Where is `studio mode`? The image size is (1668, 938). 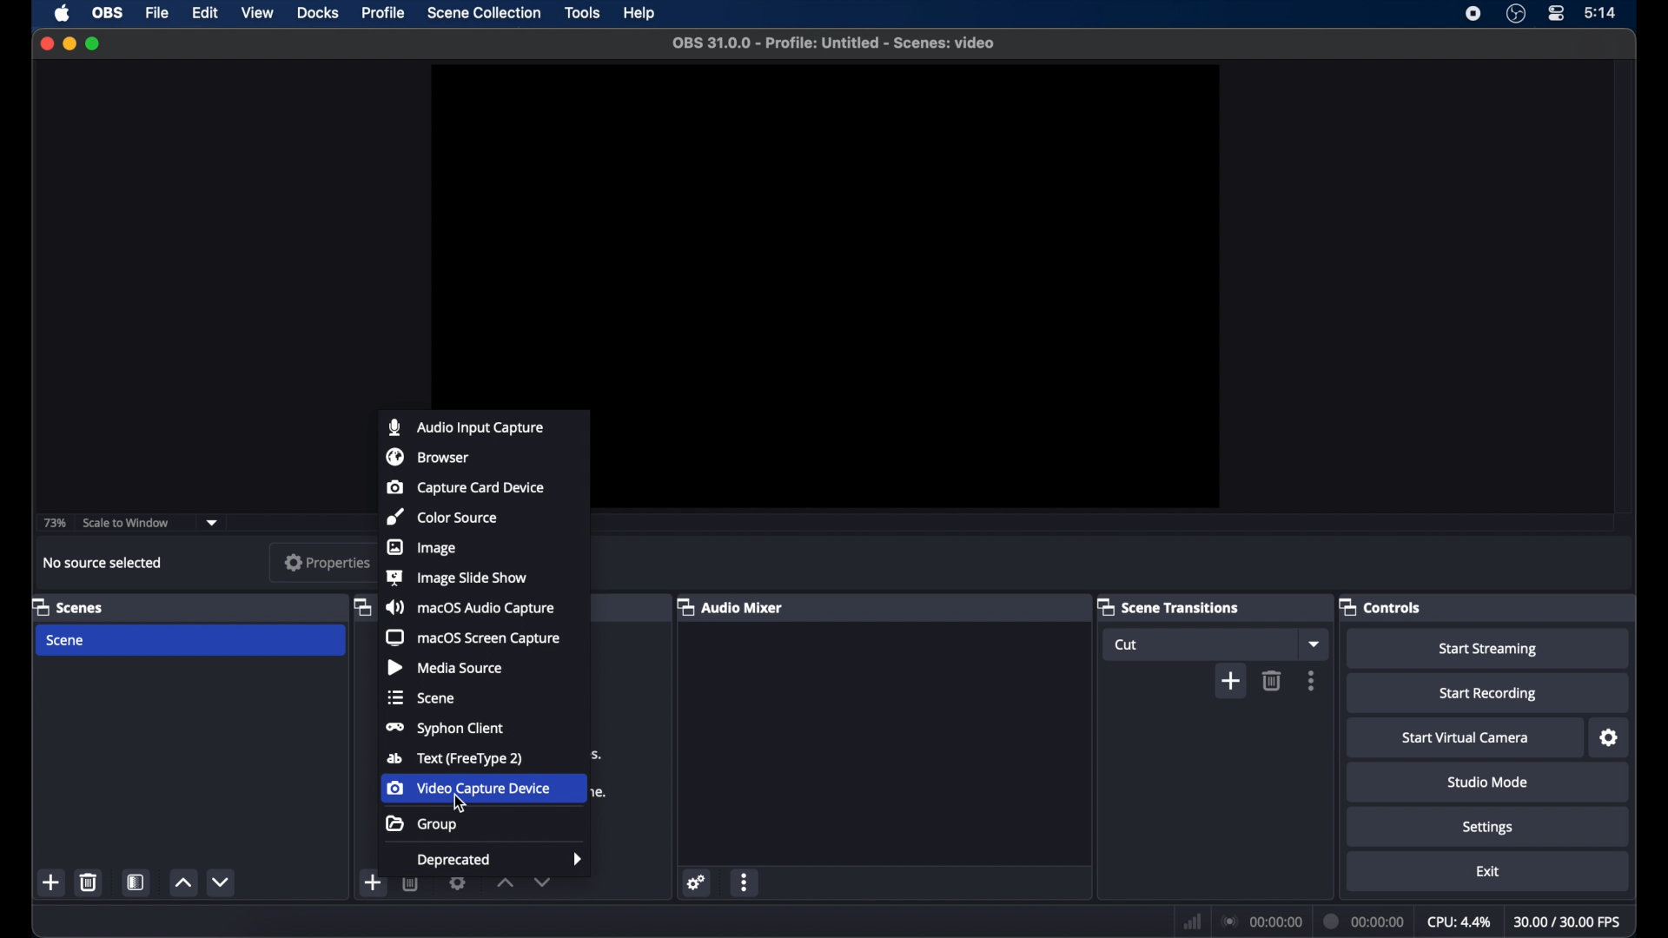 studio mode is located at coordinates (1489, 783).